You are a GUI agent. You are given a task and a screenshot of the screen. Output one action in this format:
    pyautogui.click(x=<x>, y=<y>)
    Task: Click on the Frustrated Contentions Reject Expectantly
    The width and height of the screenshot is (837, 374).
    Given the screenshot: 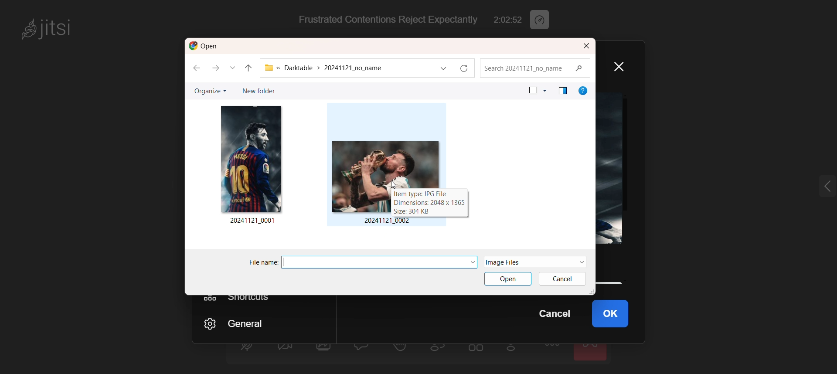 What is the action you would take?
    pyautogui.click(x=383, y=20)
    